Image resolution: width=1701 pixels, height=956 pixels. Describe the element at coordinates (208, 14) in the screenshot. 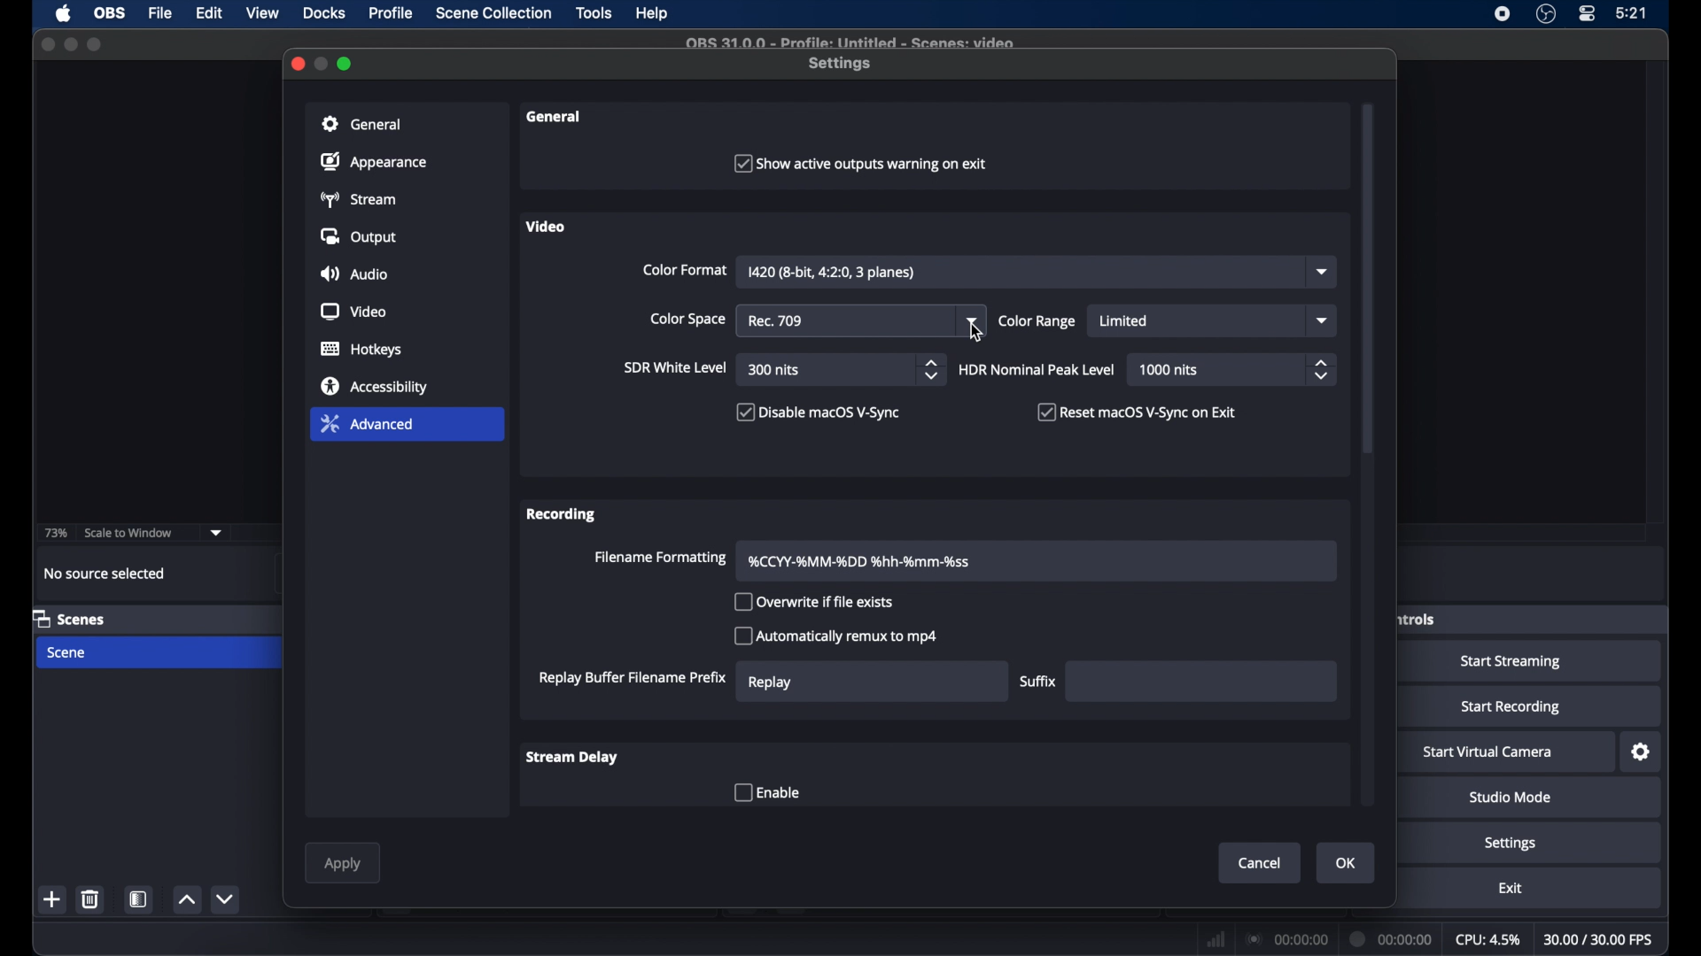

I see `edit` at that location.